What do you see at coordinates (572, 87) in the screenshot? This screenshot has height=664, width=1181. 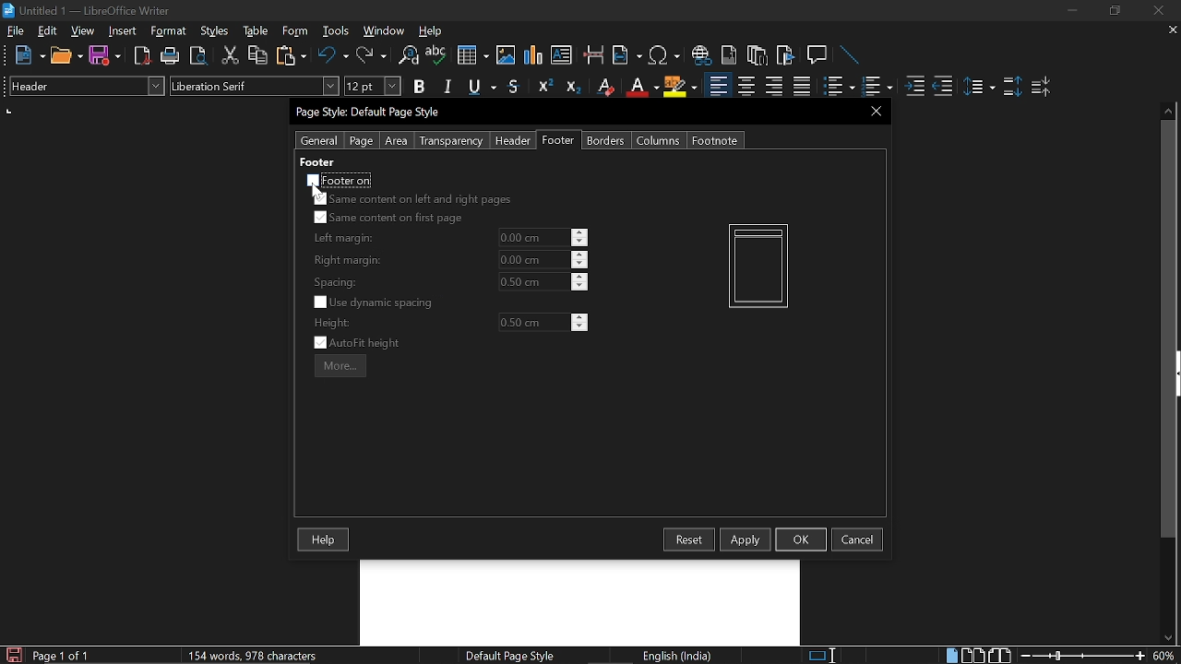 I see `Subscript` at bounding box center [572, 87].